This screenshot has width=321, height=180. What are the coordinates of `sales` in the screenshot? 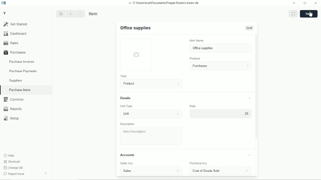 It's located at (141, 171).